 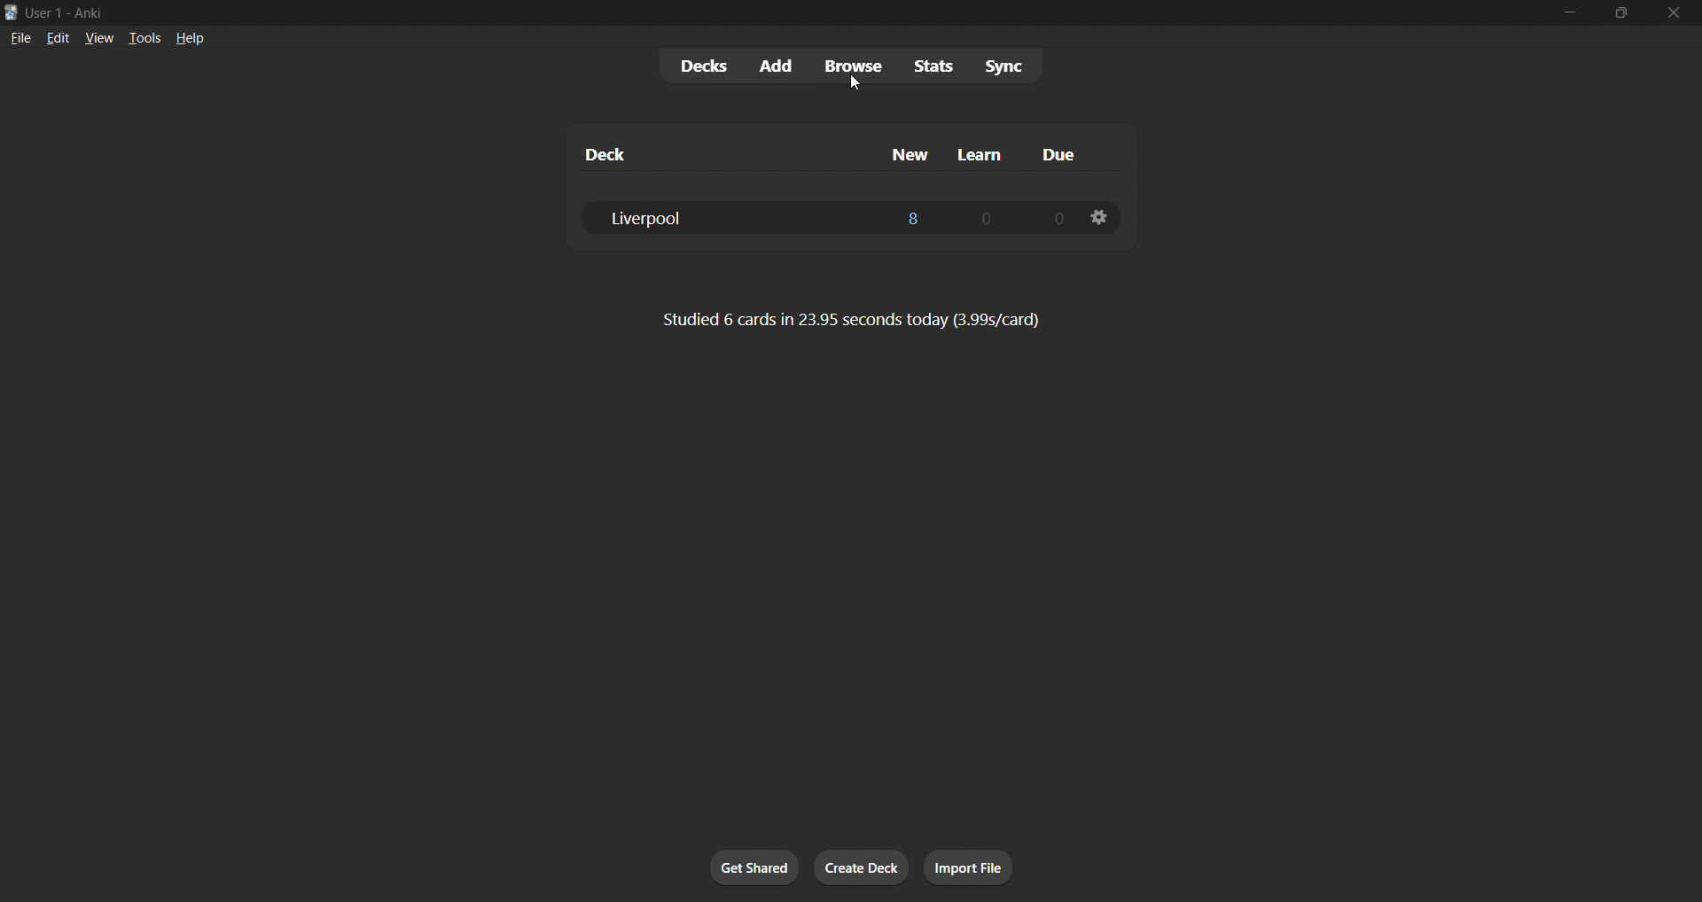 What do you see at coordinates (906, 152) in the screenshot?
I see `new column` at bounding box center [906, 152].